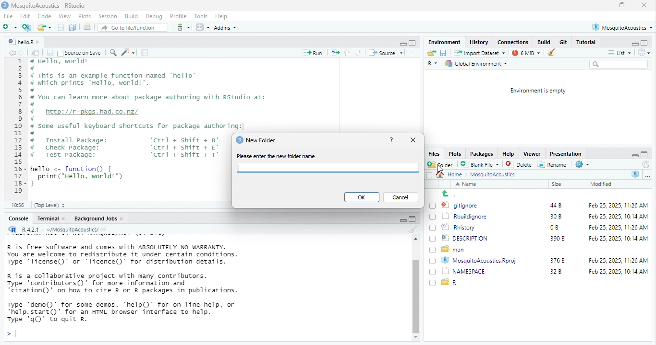  I want to click on show document outline, so click(413, 53).